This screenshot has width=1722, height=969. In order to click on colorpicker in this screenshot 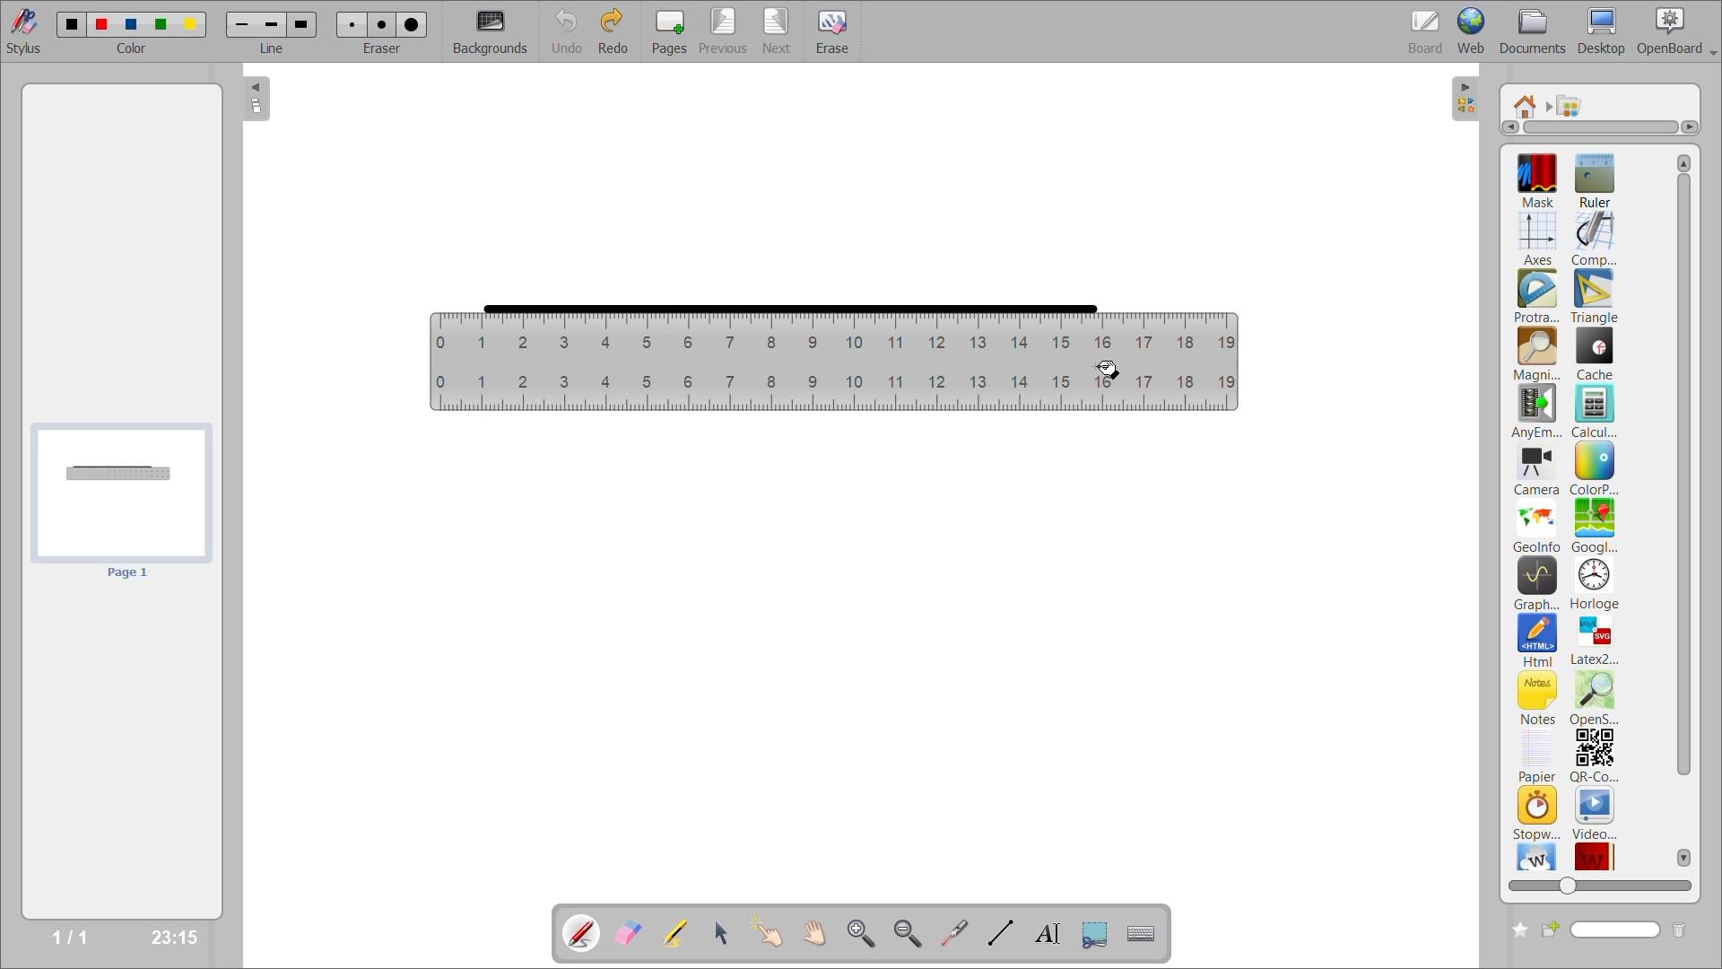, I will do `click(1594, 468)`.